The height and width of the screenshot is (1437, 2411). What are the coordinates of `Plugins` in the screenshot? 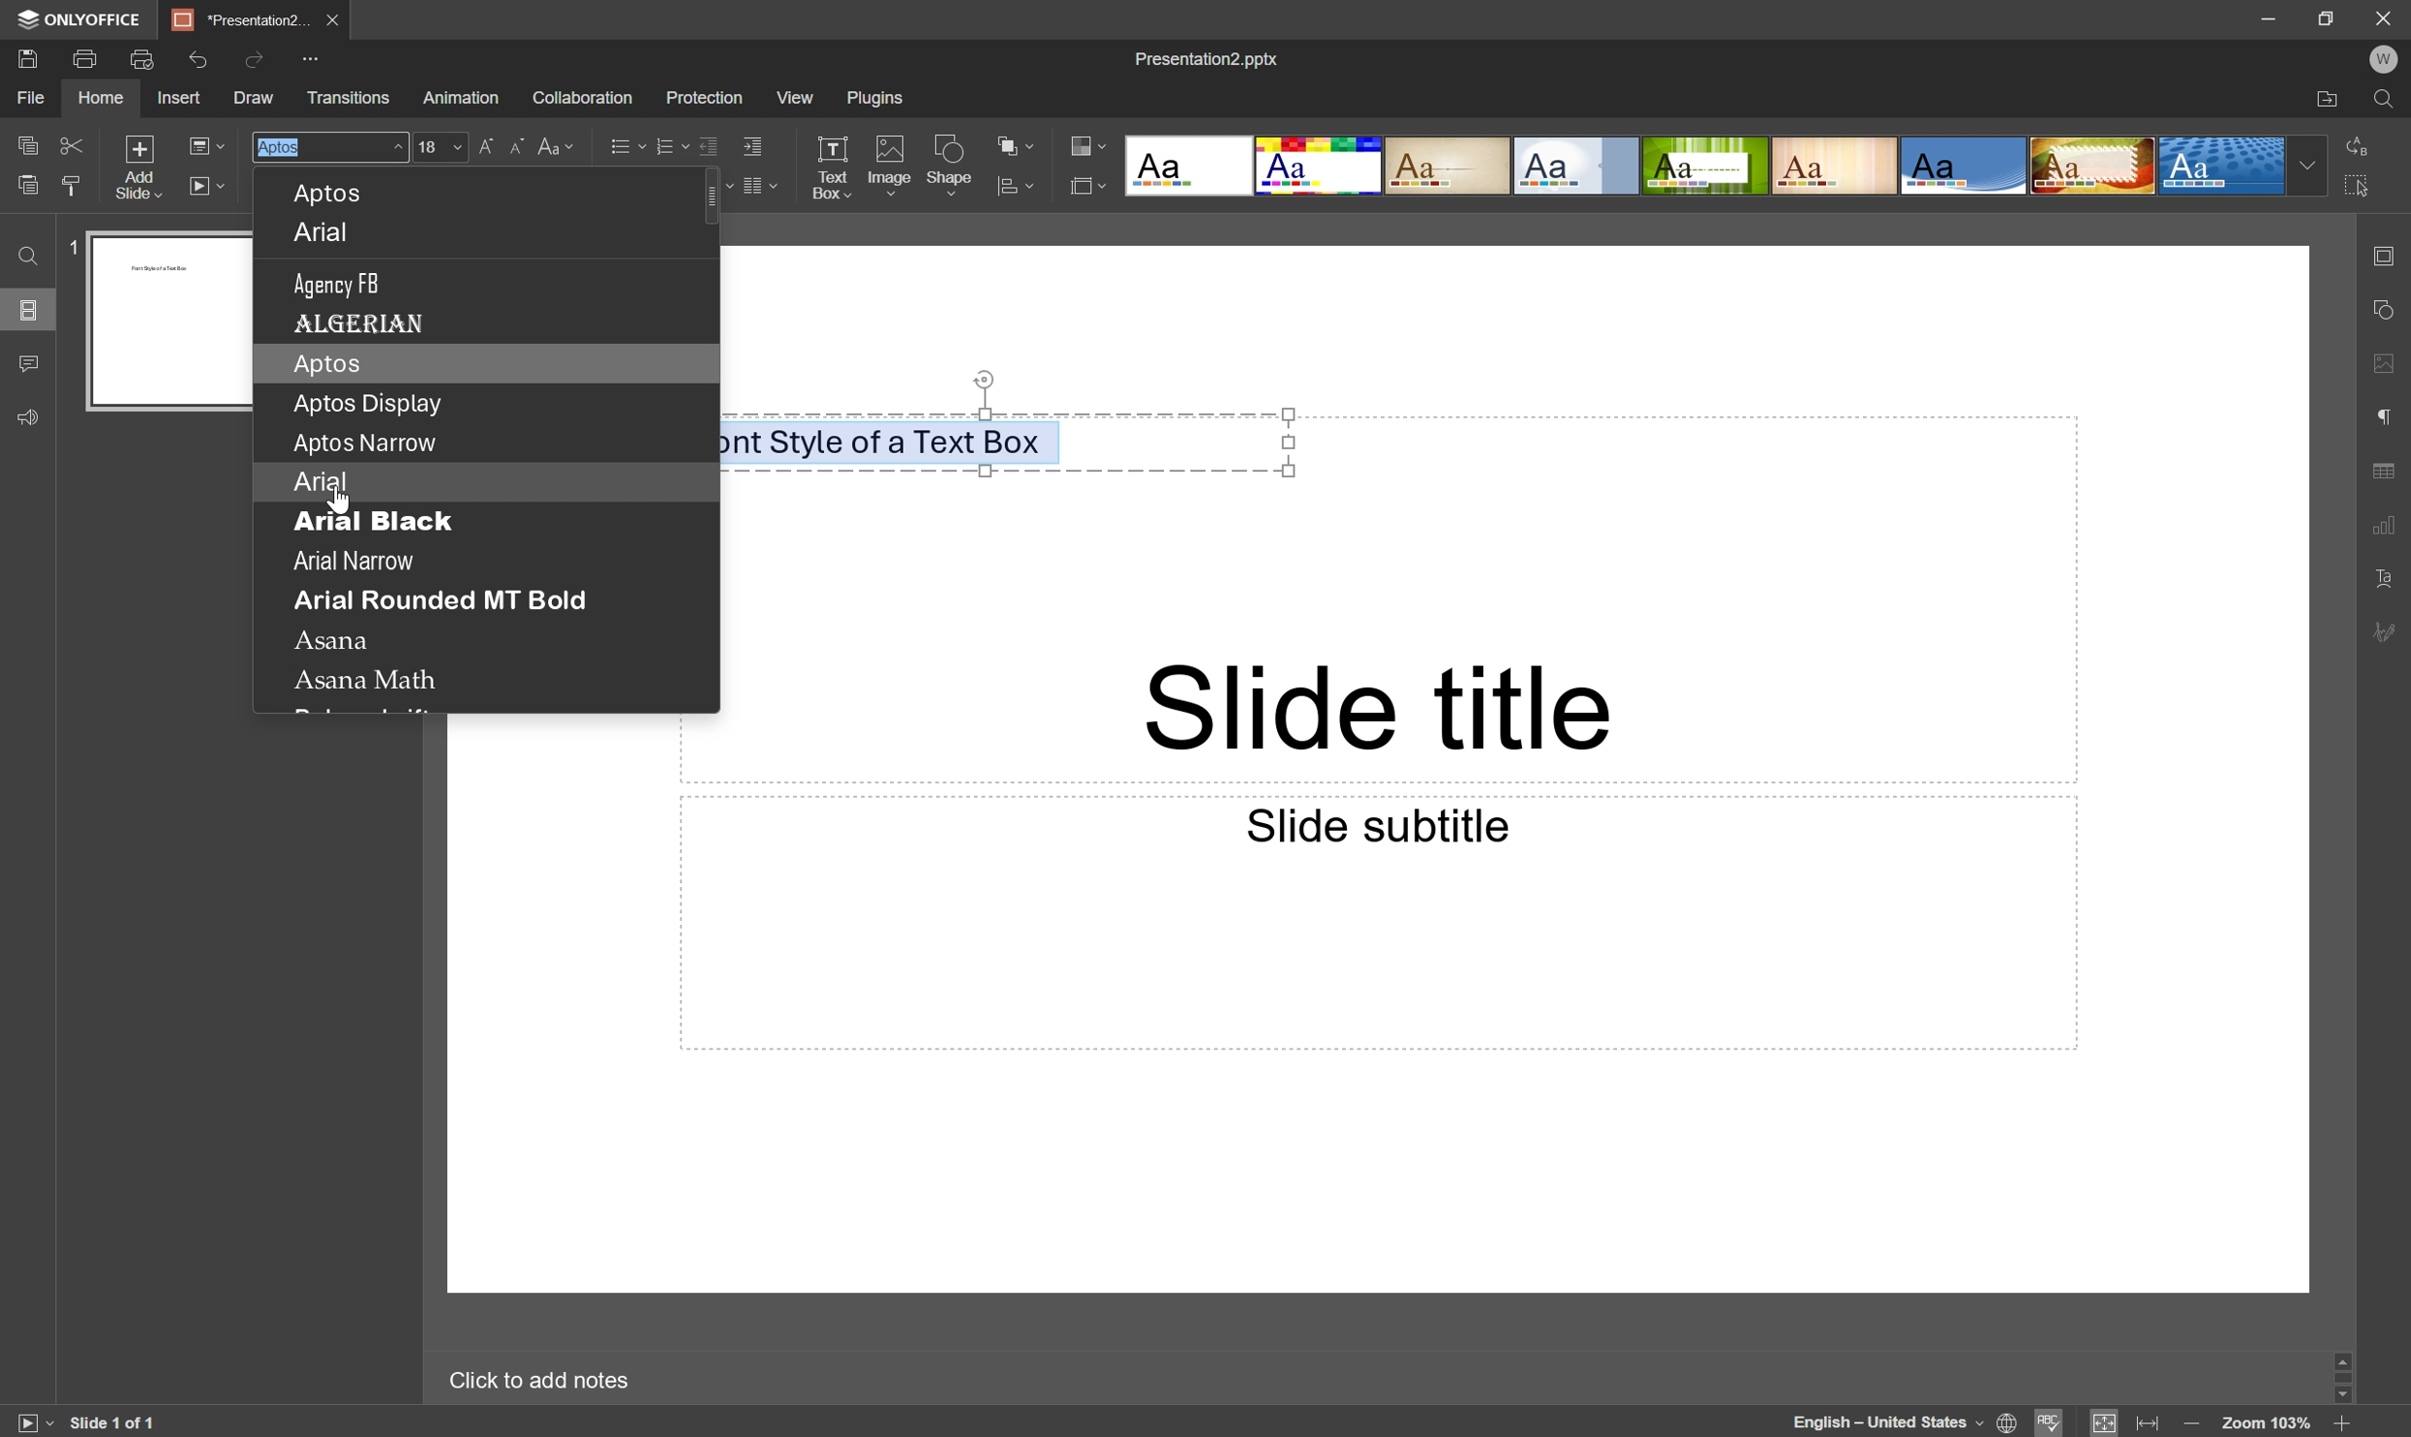 It's located at (875, 98).